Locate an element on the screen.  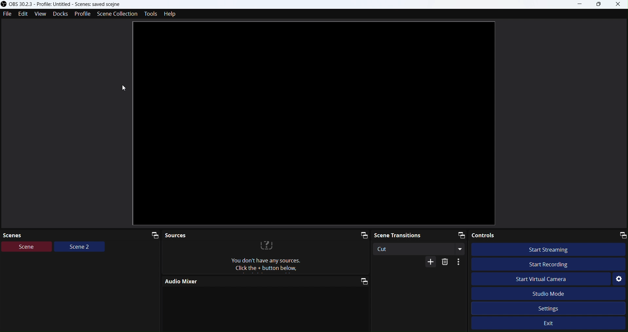
Controls is located at coordinates (549, 236).